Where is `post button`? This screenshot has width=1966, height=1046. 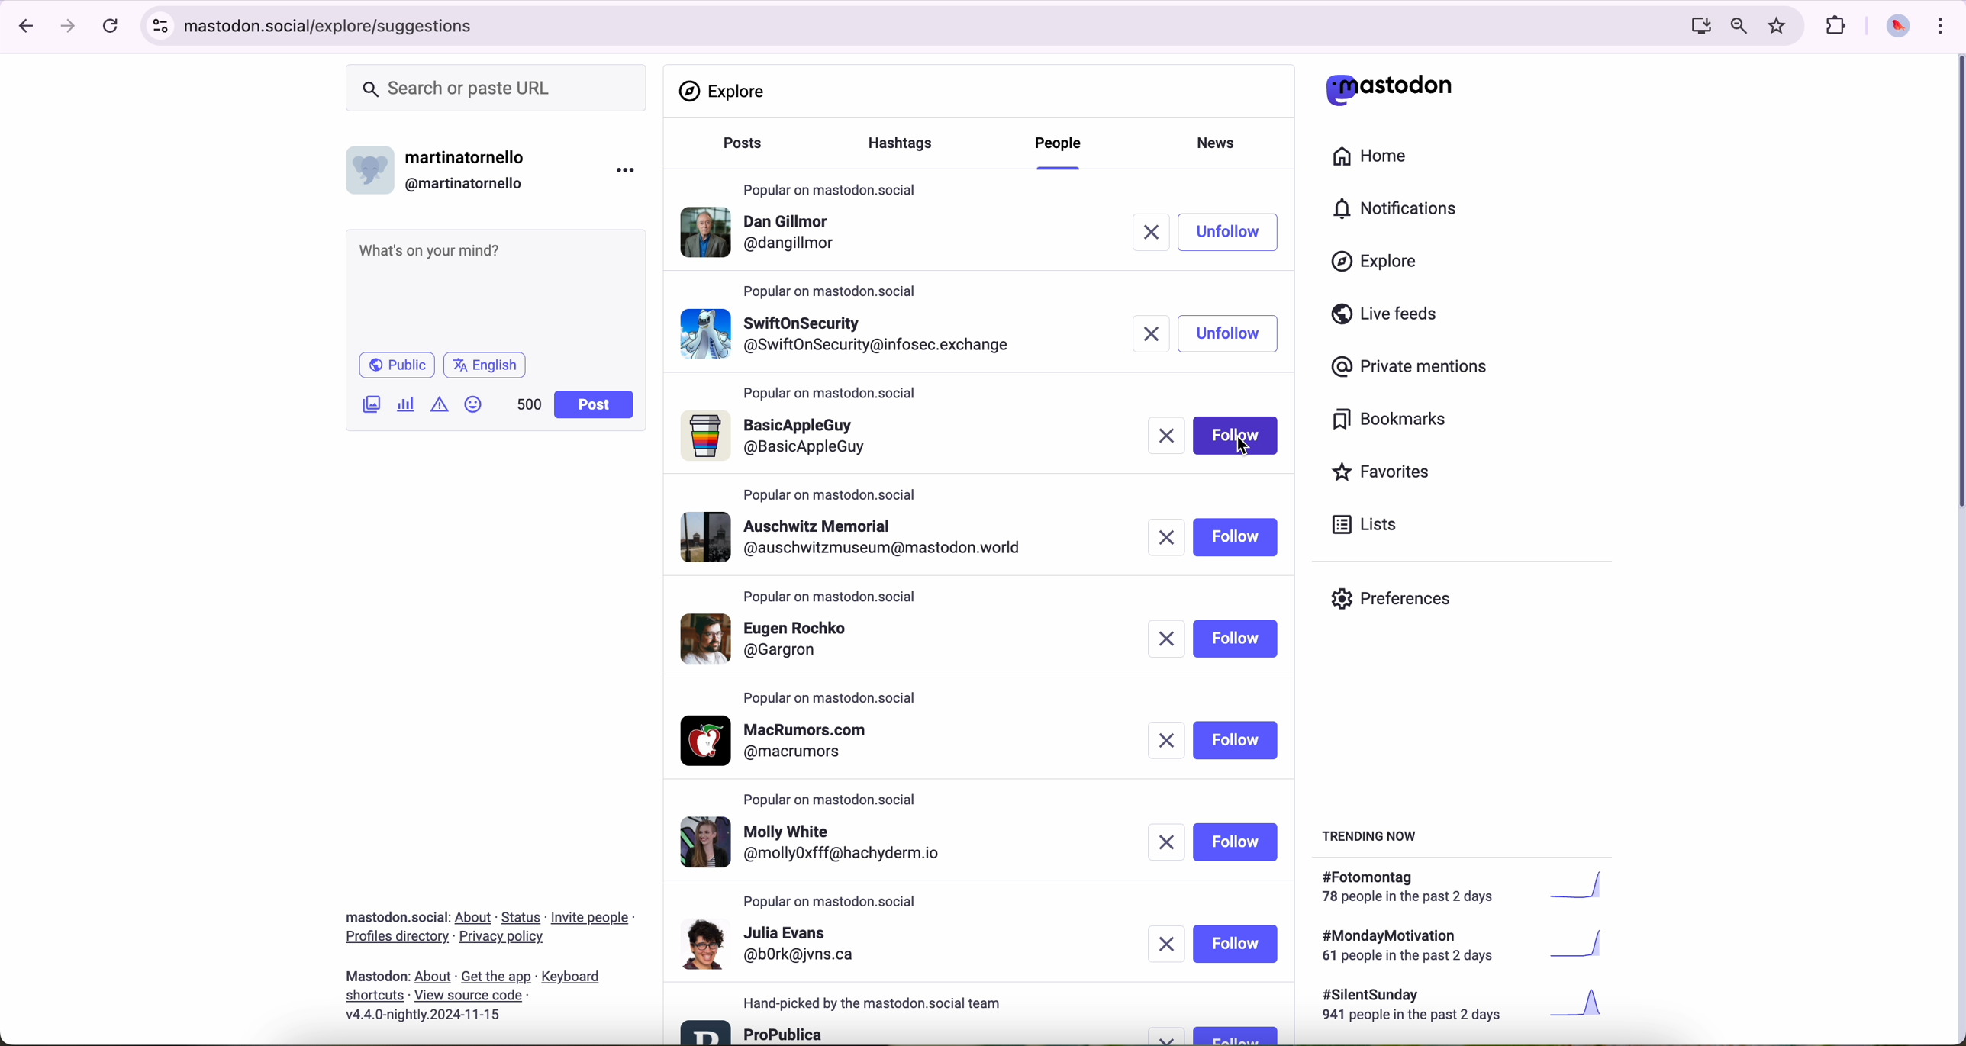
post button is located at coordinates (595, 405).